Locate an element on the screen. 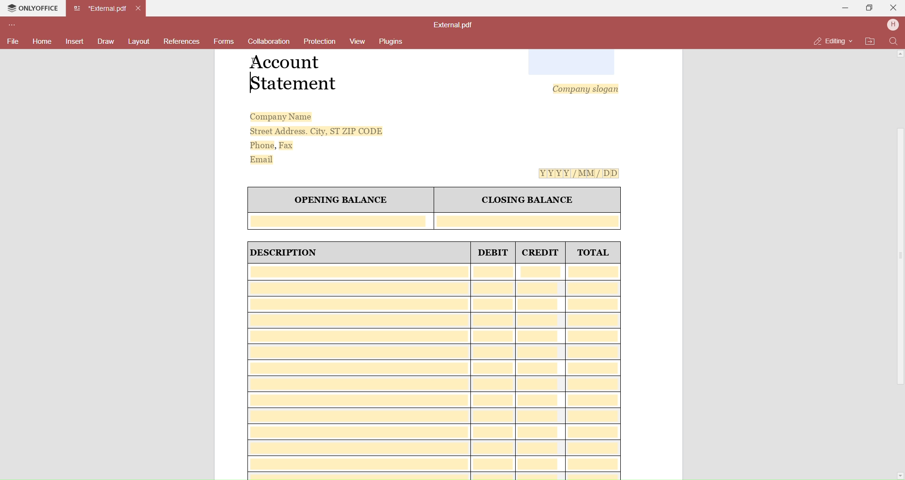 This screenshot has width=905, height=480. File is located at coordinates (13, 42).